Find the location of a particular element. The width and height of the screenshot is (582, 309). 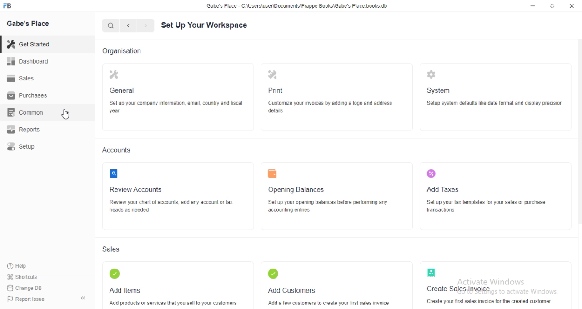

maximize is located at coordinates (553, 6).